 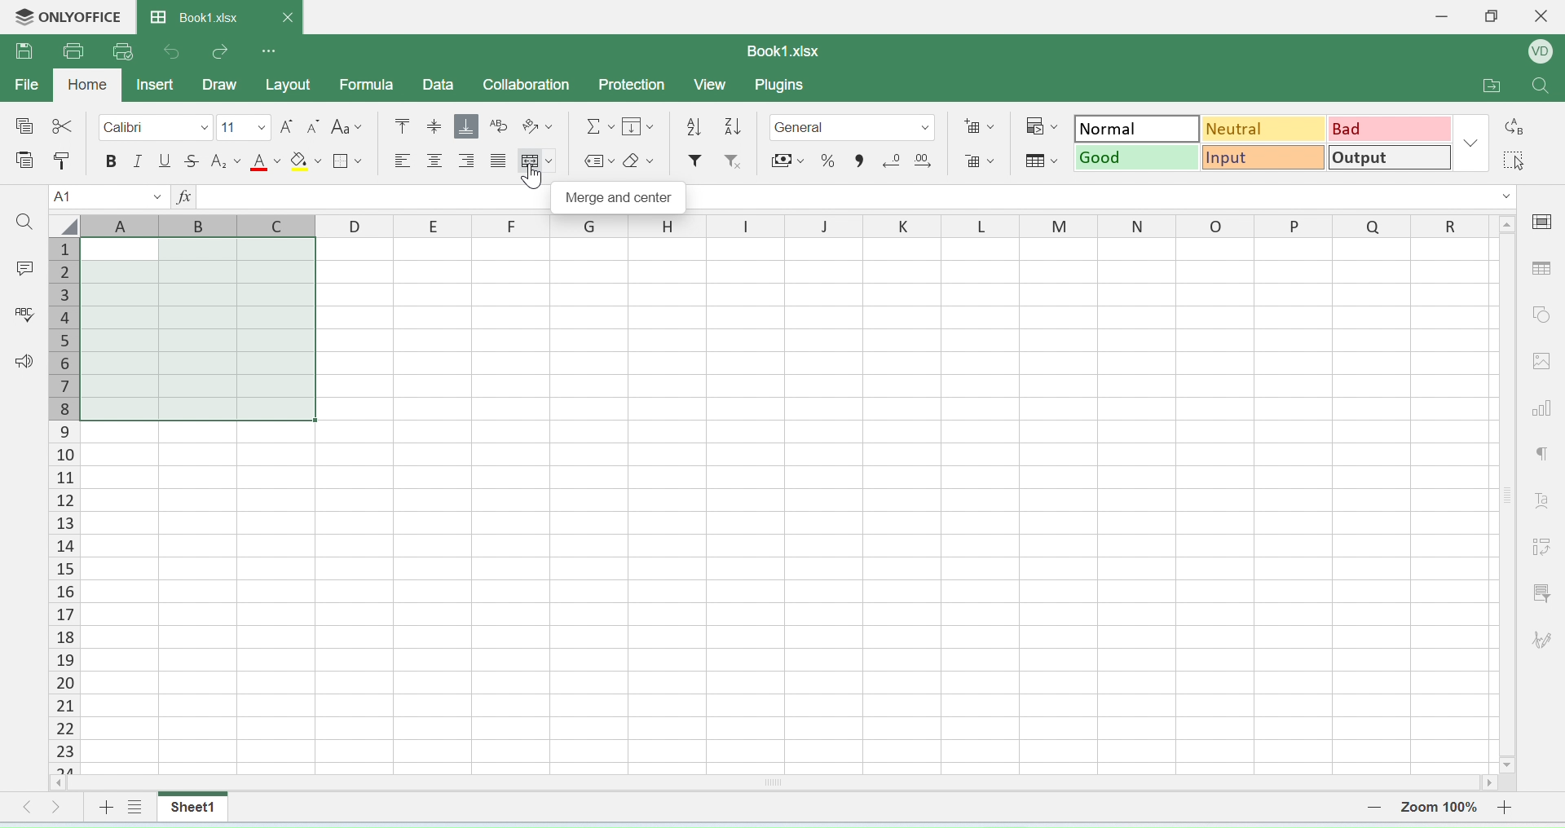 What do you see at coordinates (404, 127) in the screenshot?
I see `mo` at bounding box center [404, 127].